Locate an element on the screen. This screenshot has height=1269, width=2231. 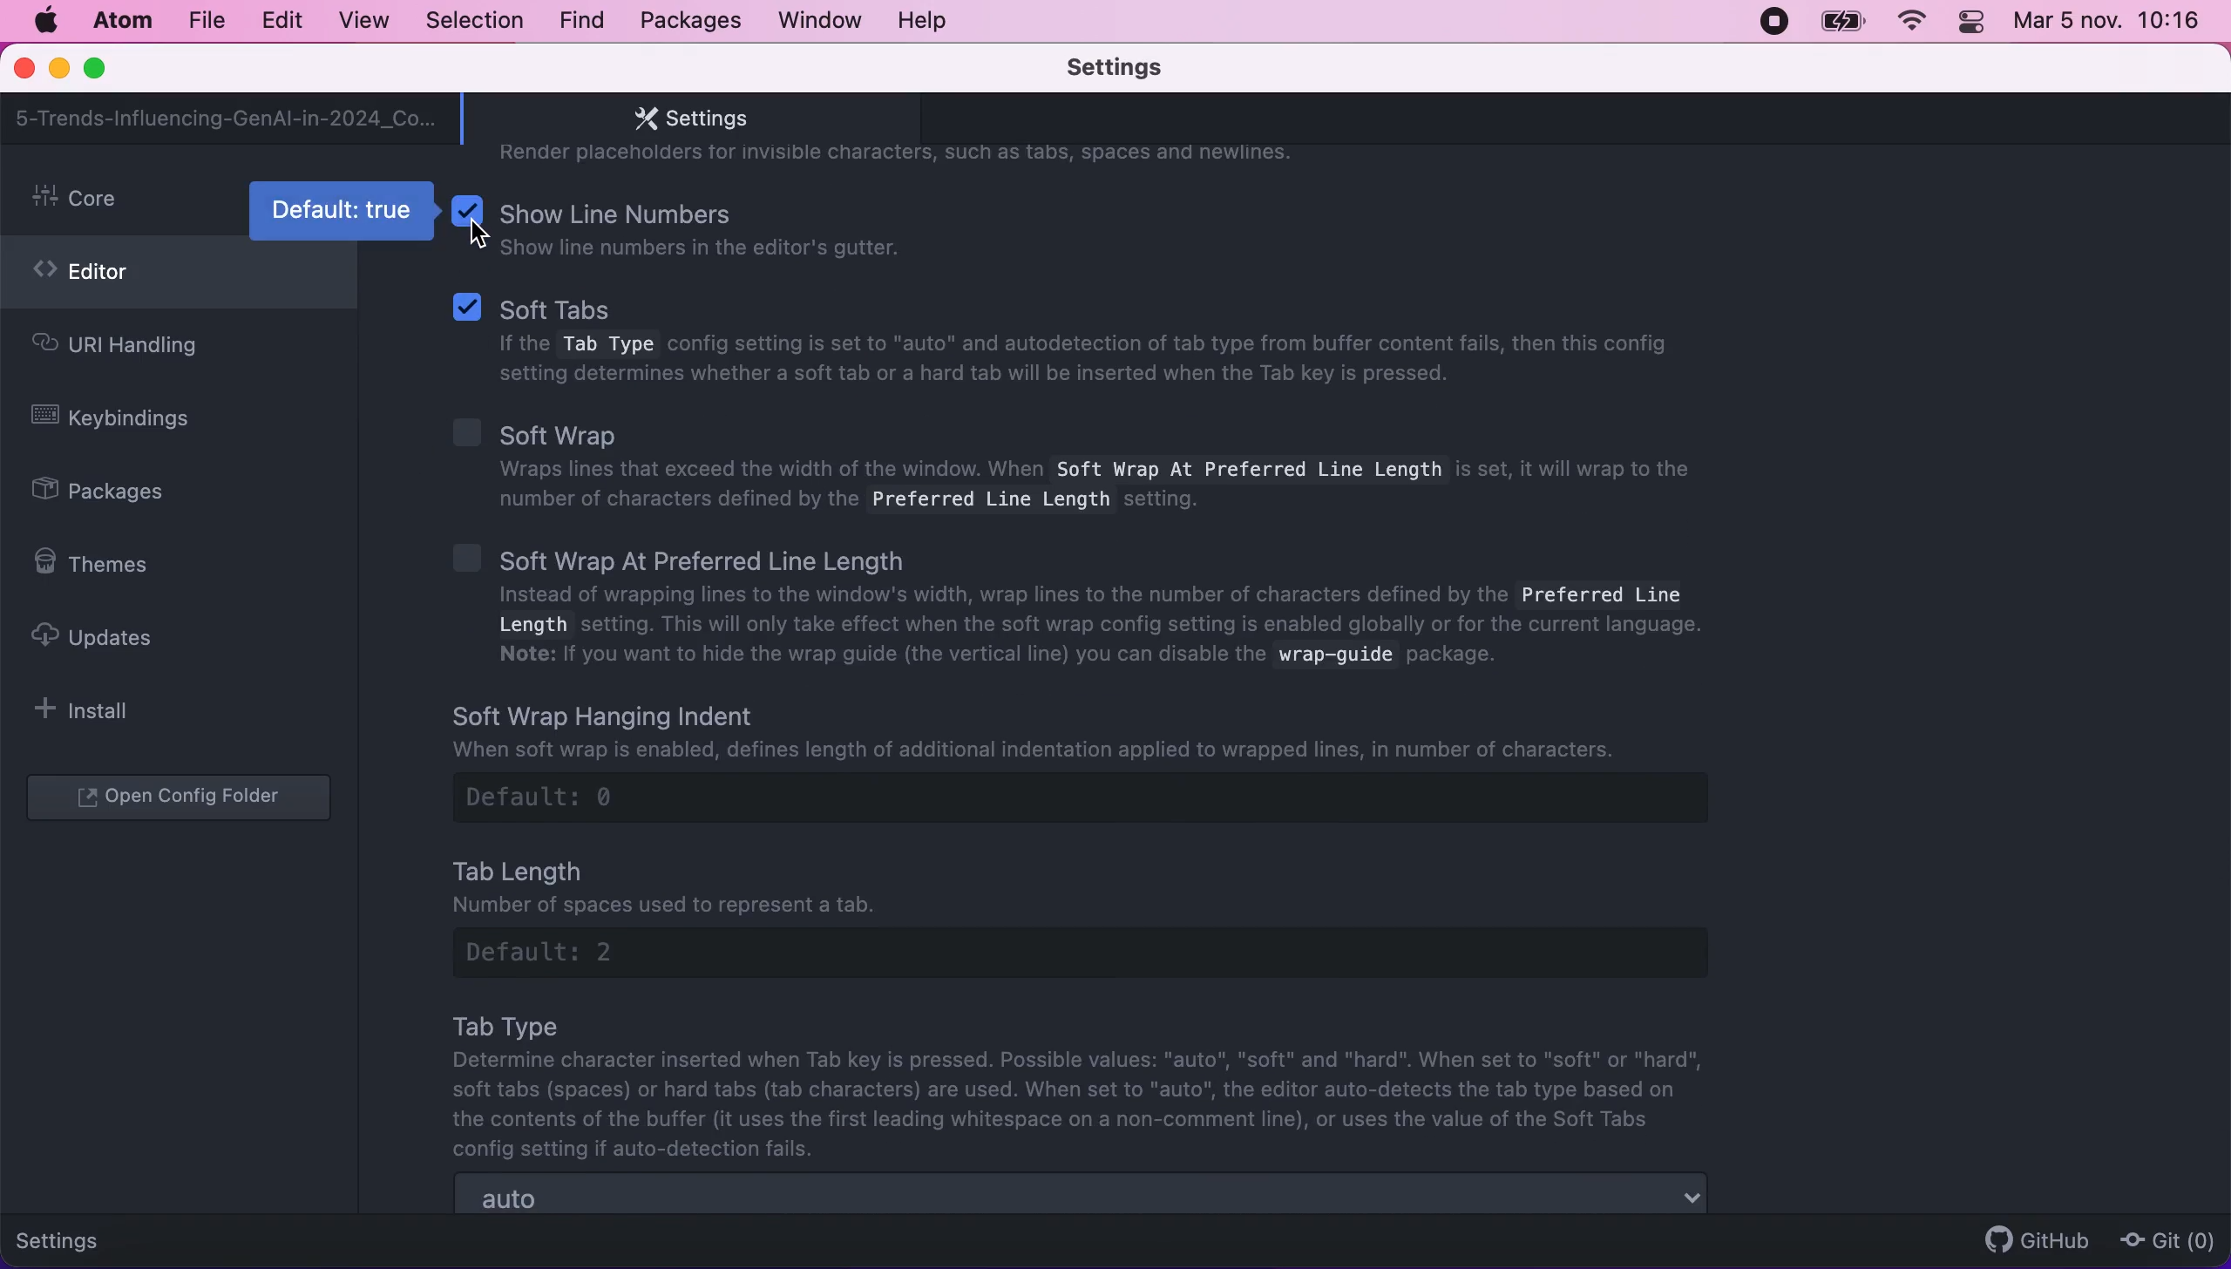
selection is located at coordinates (477, 22).